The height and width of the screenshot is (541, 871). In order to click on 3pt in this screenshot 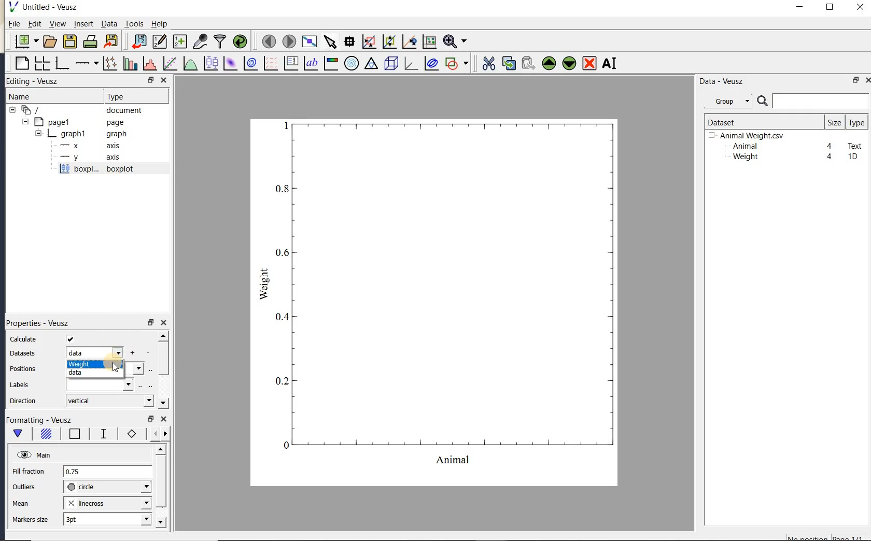, I will do `click(106, 519)`.